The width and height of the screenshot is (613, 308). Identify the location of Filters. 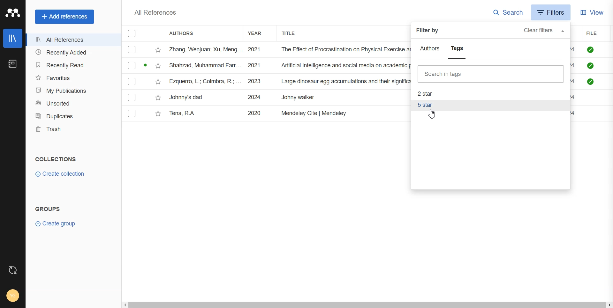
(551, 12).